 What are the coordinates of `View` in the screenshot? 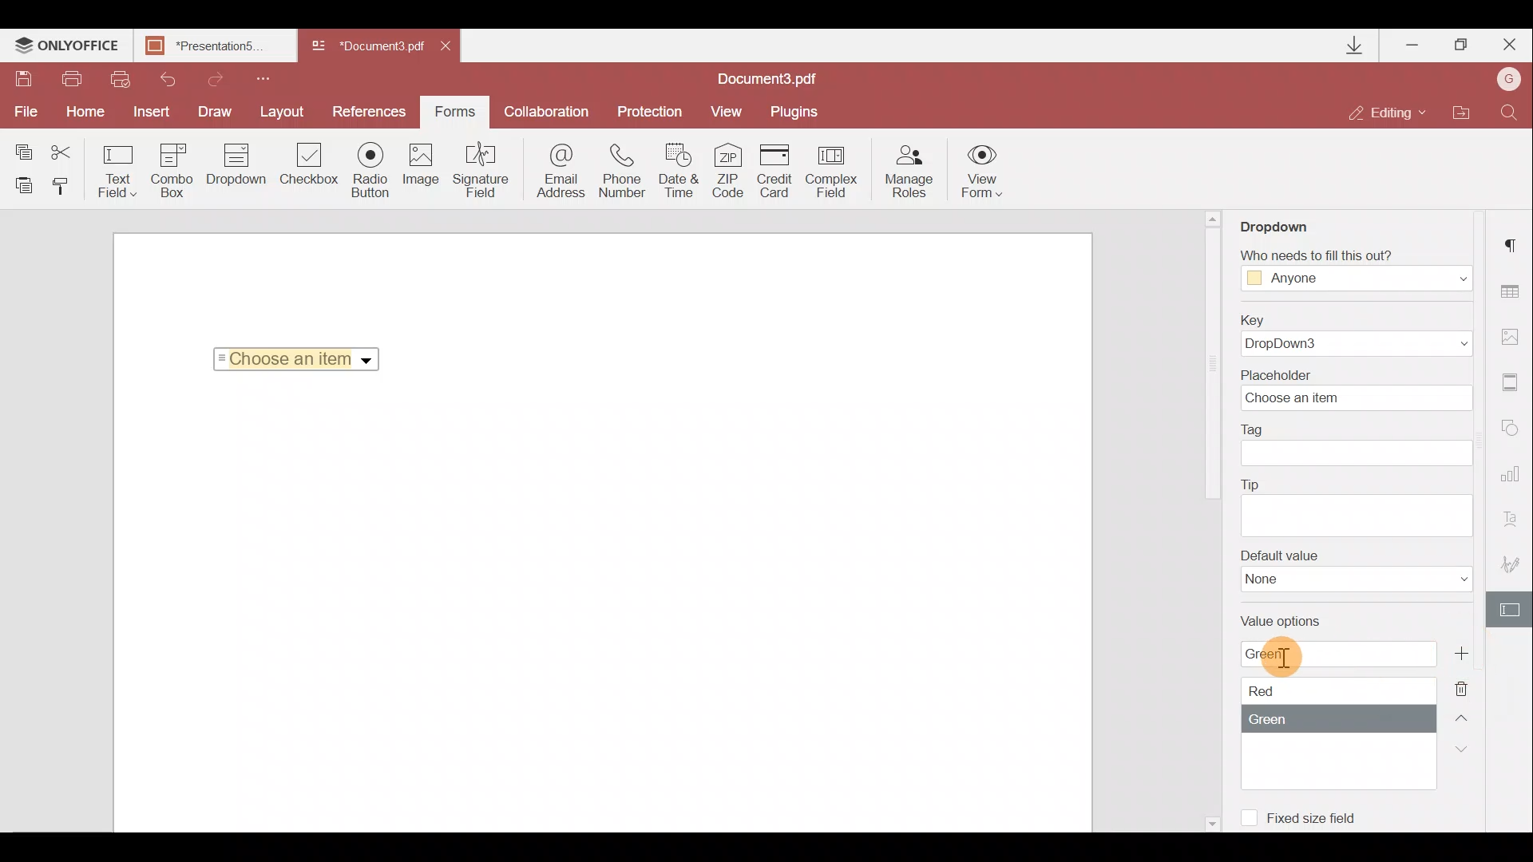 It's located at (731, 112).